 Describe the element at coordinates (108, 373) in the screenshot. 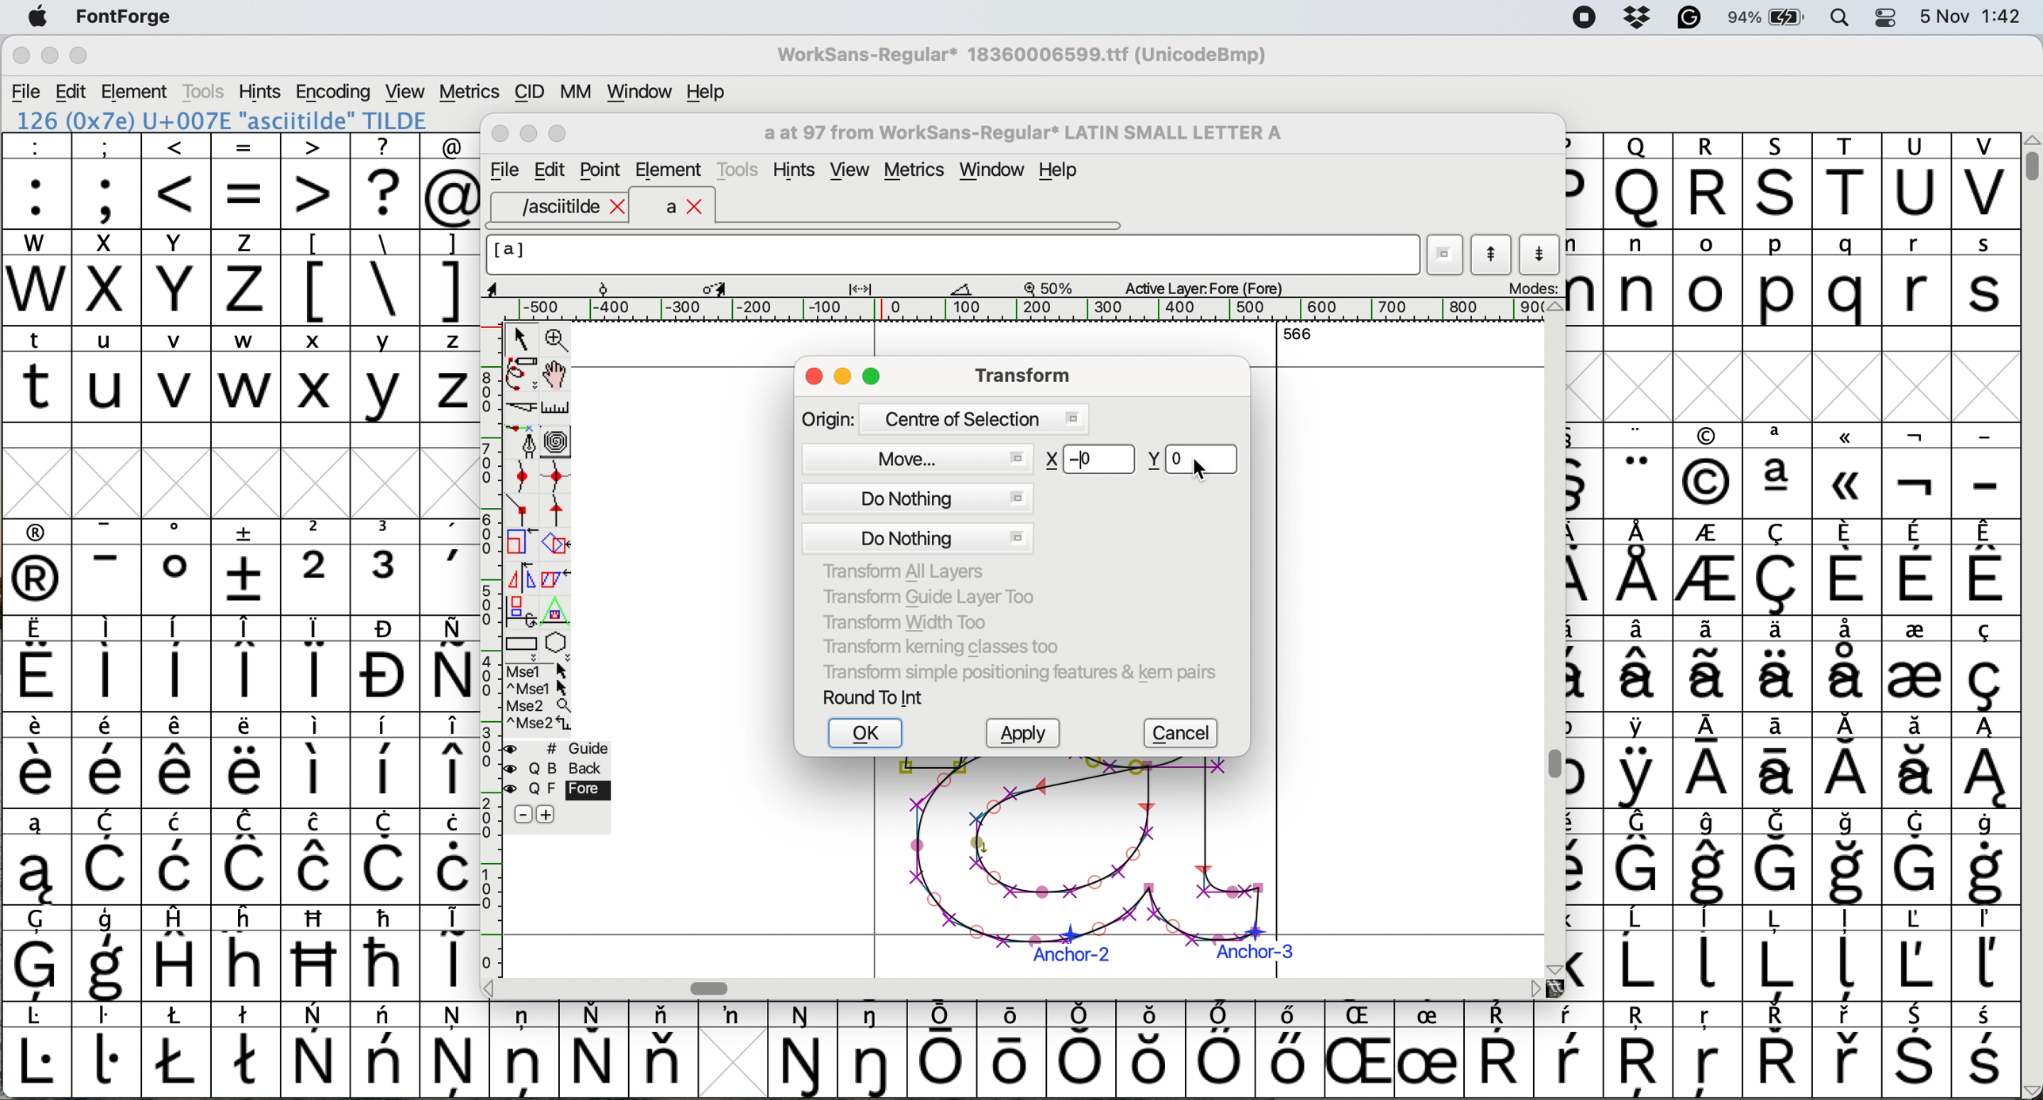

I see `u` at that location.